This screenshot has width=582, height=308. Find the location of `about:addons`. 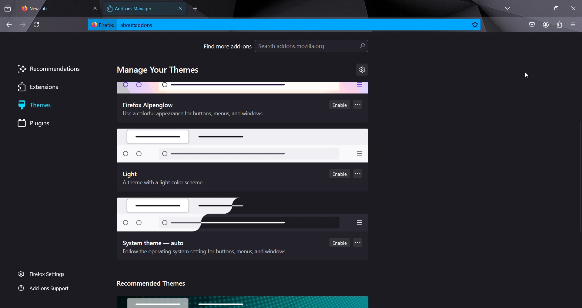

about:addons is located at coordinates (147, 25).